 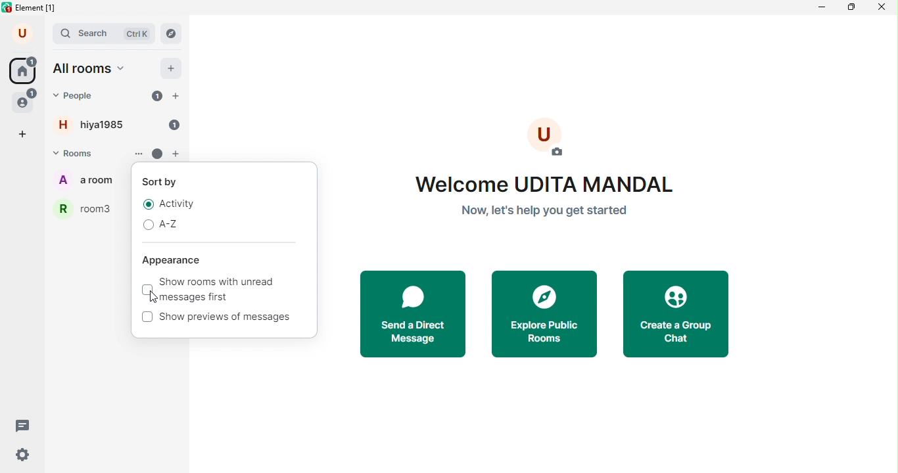 What do you see at coordinates (823, 7) in the screenshot?
I see `minimize` at bounding box center [823, 7].